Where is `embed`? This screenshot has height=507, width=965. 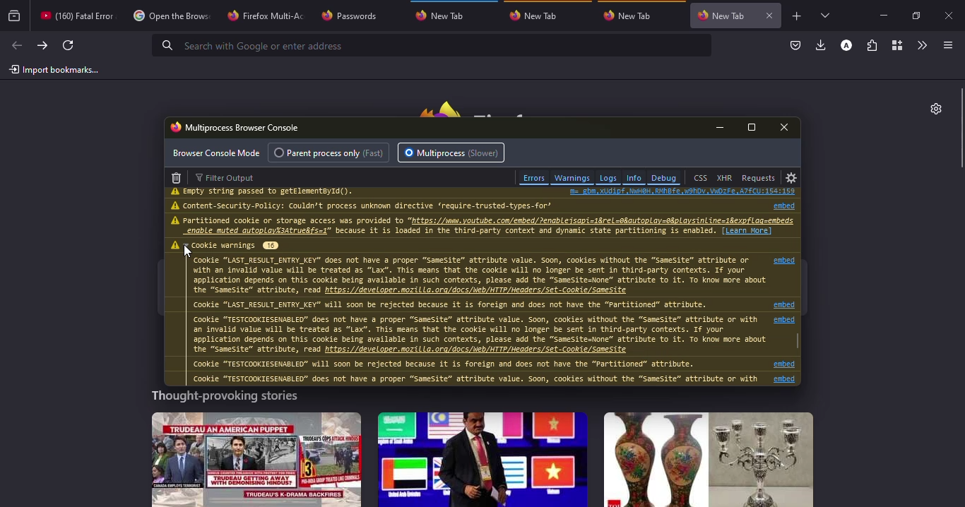 embed is located at coordinates (778, 205).